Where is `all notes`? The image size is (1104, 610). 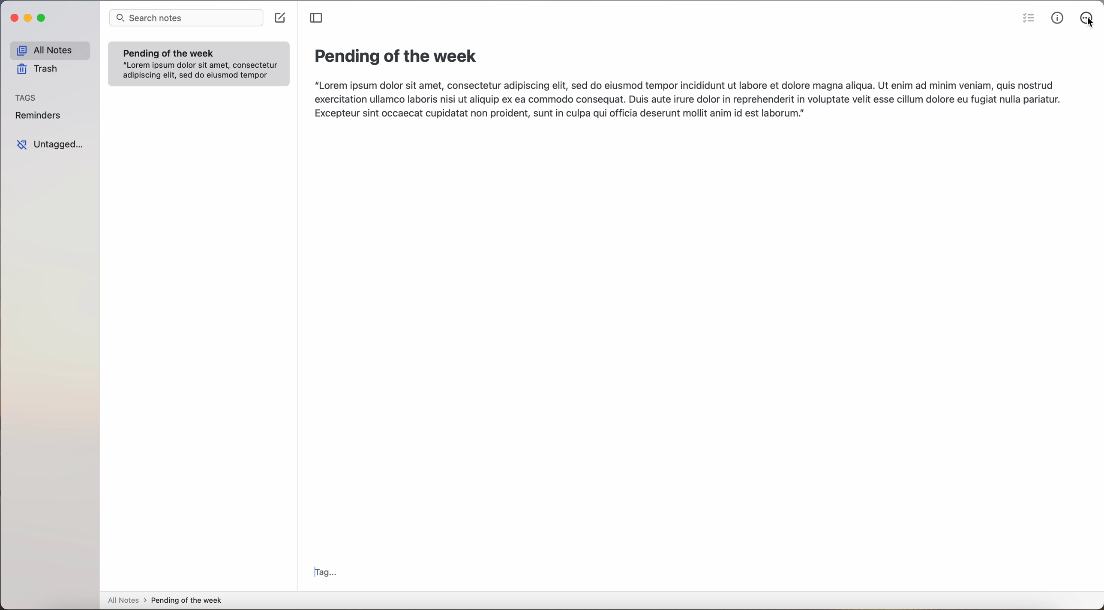
all notes is located at coordinates (48, 51).